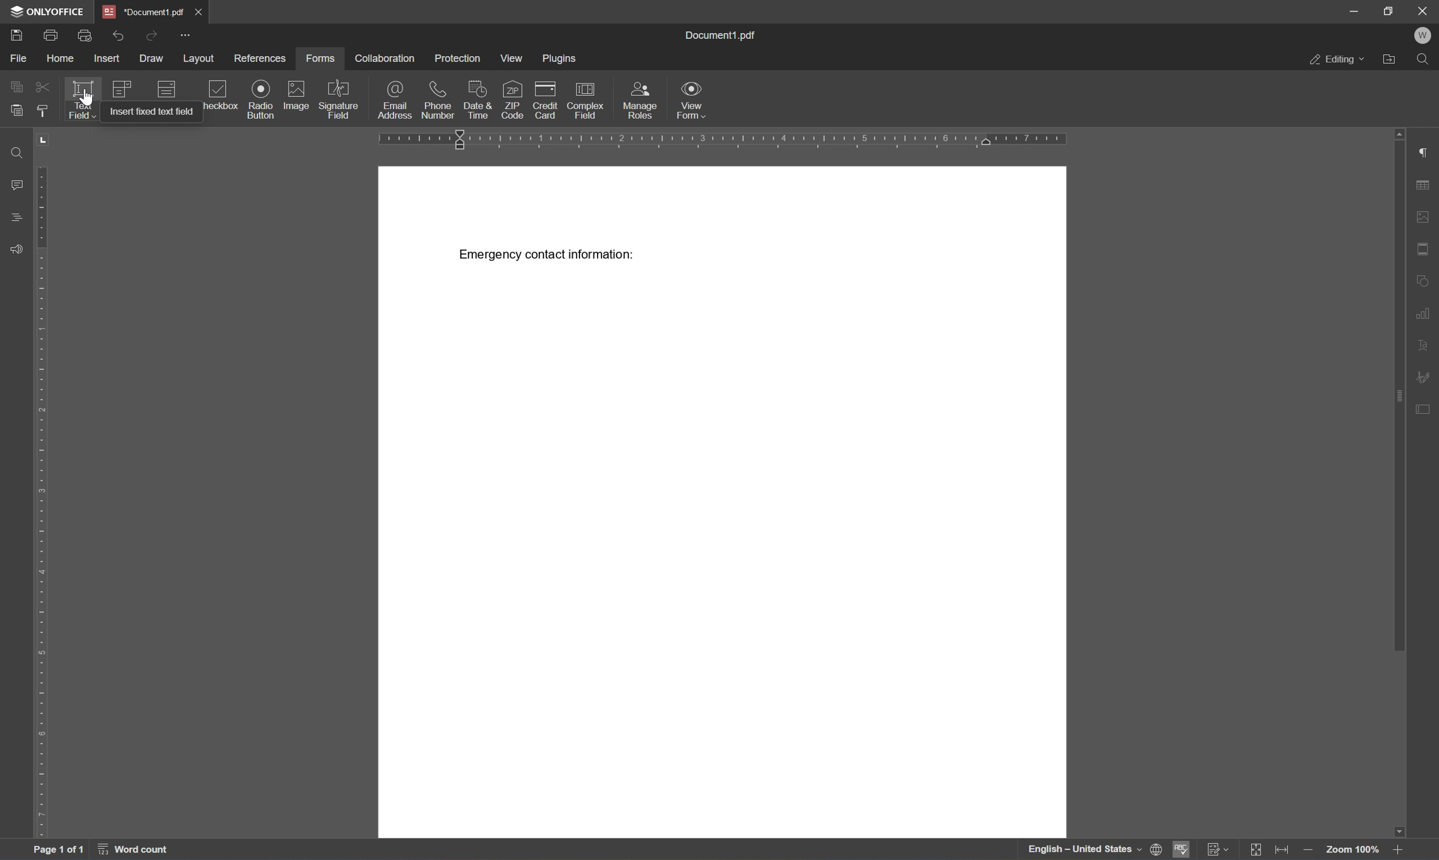  Describe the element at coordinates (19, 33) in the screenshot. I see `save` at that location.